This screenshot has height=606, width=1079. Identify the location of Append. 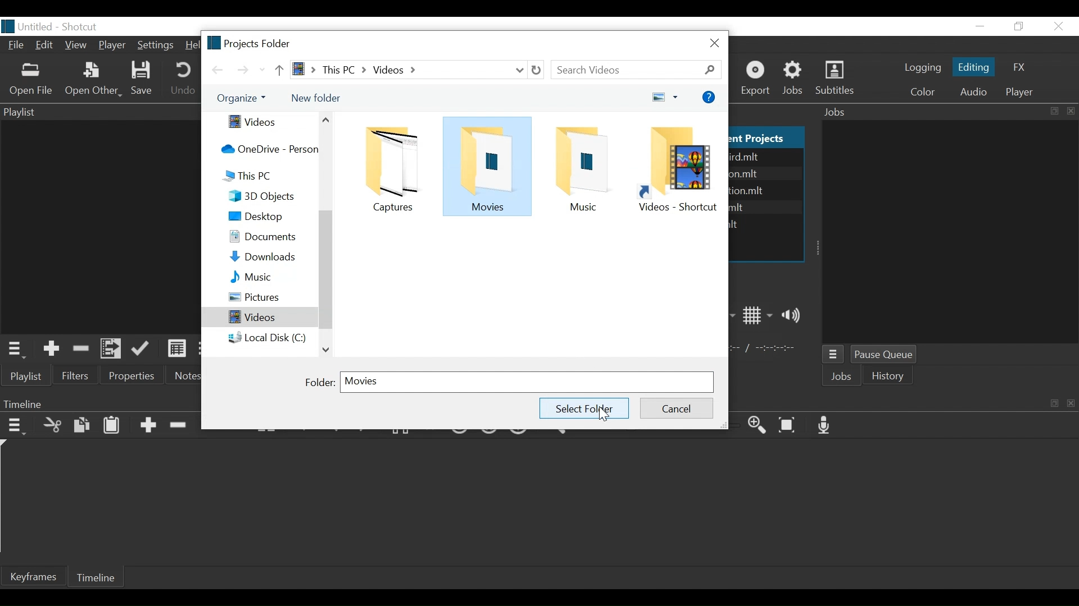
(148, 426).